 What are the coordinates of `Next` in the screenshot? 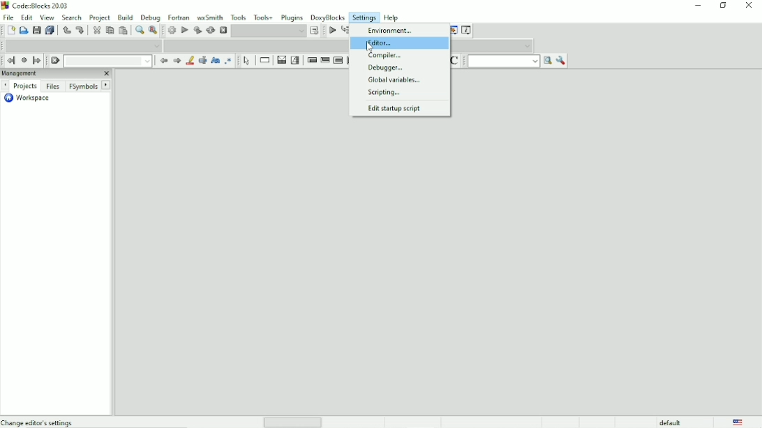 It's located at (177, 61).